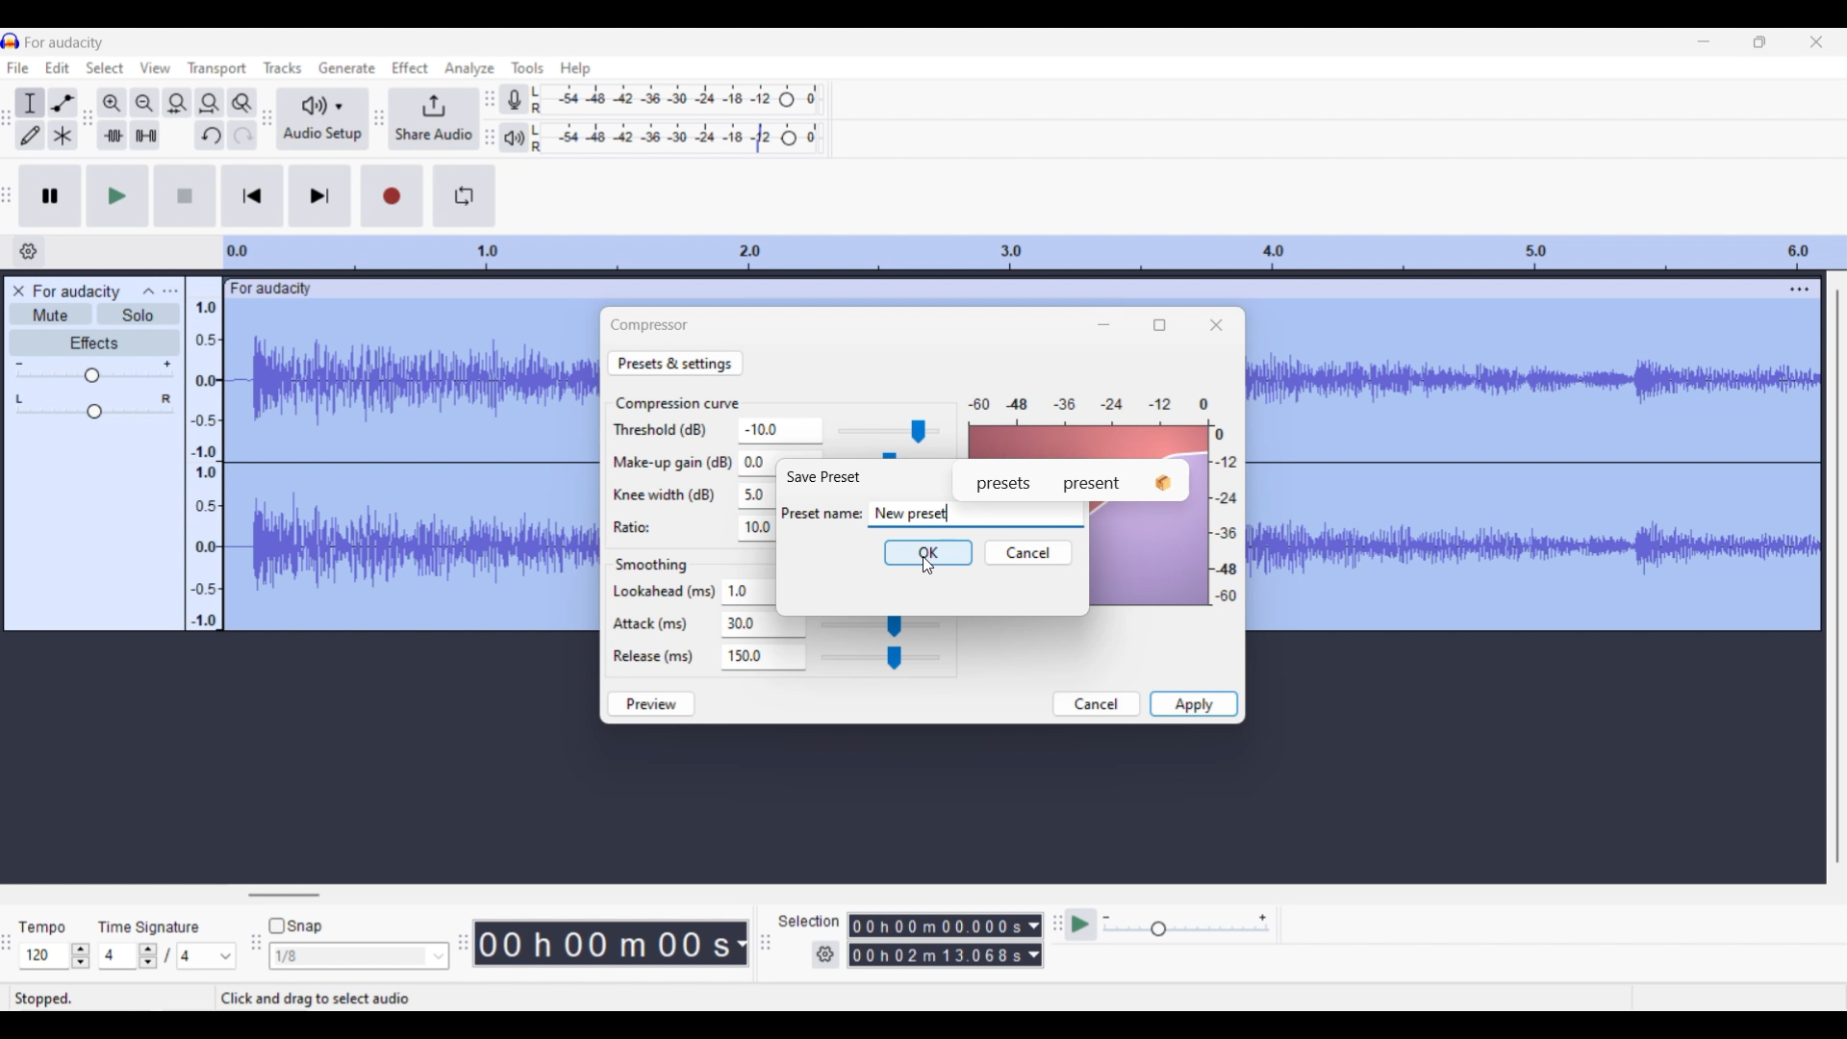 This screenshot has height=1039, width=1847. What do you see at coordinates (1072, 480) in the screenshot?
I see `Presets Present` at bounding box center [1072, 480].